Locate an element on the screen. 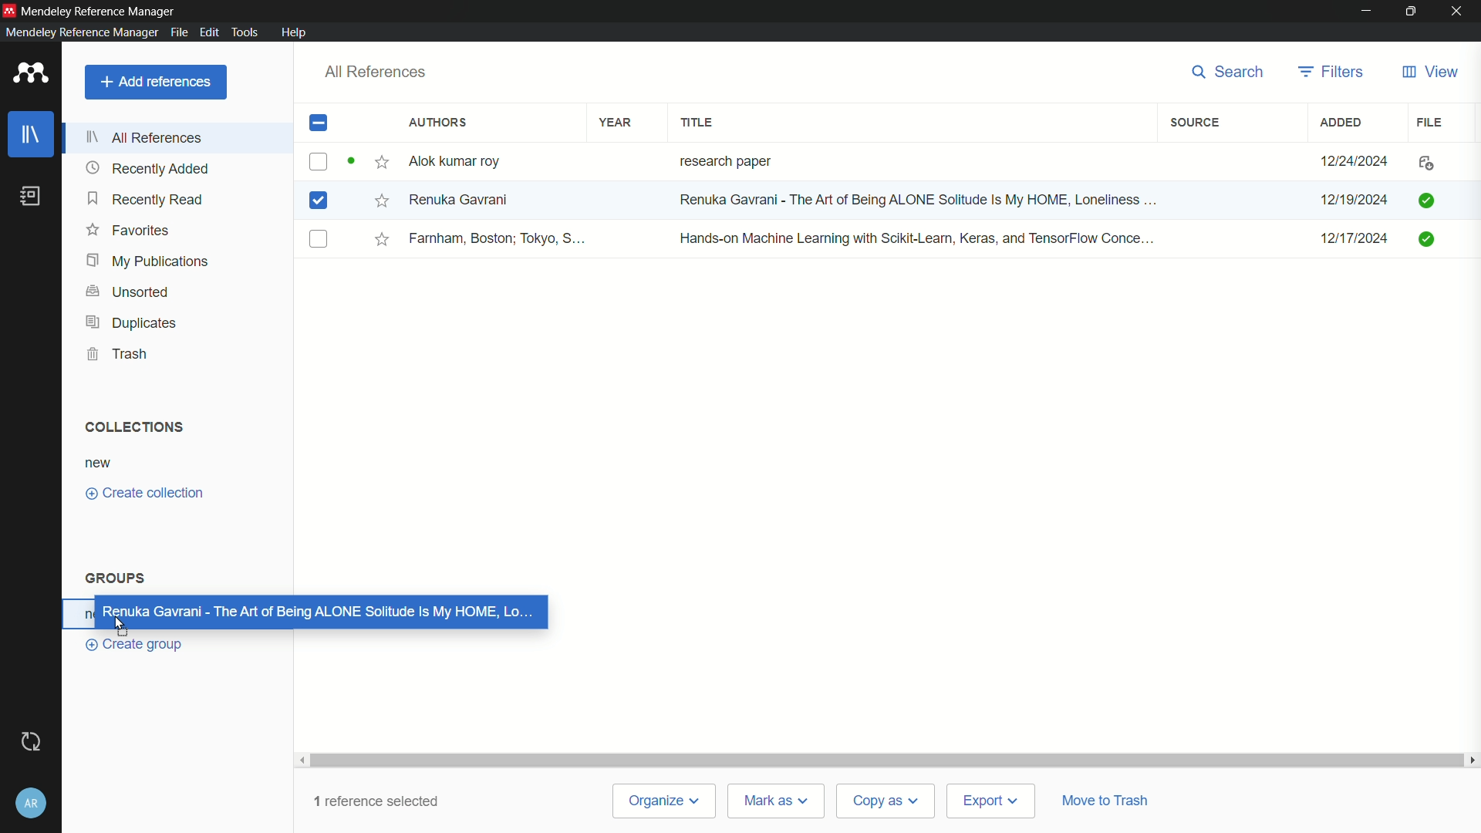 Image resolution: width=1481 pixels, height=833 pixels. Checked is located at coordinates (1425, 199).